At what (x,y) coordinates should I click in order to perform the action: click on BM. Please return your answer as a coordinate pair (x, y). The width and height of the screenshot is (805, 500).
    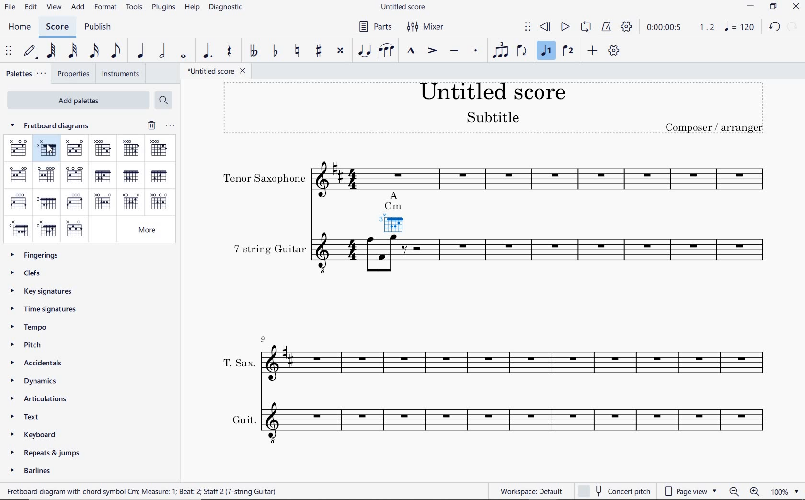
    Looking at the image, I should click on (48, 229).